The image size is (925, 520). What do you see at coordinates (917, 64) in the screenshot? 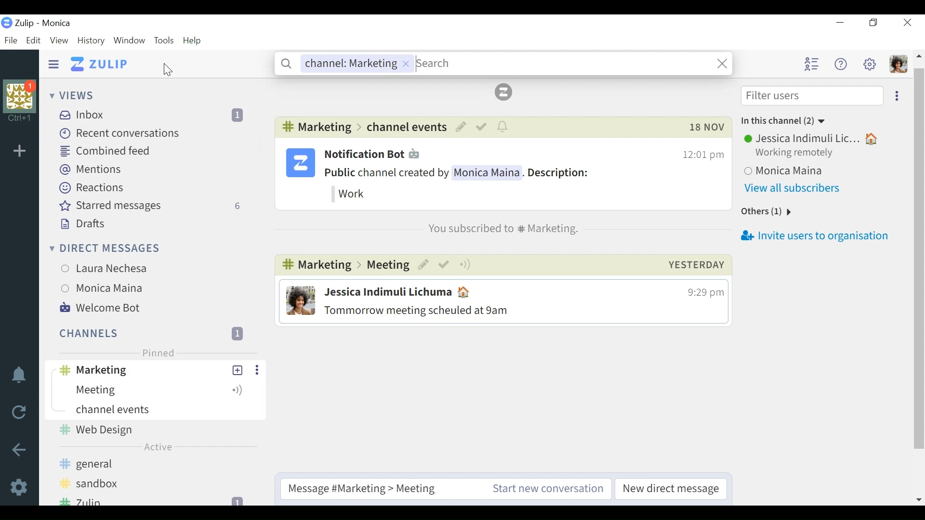
I see `scroll arrow` at bounding box center [917, 64].